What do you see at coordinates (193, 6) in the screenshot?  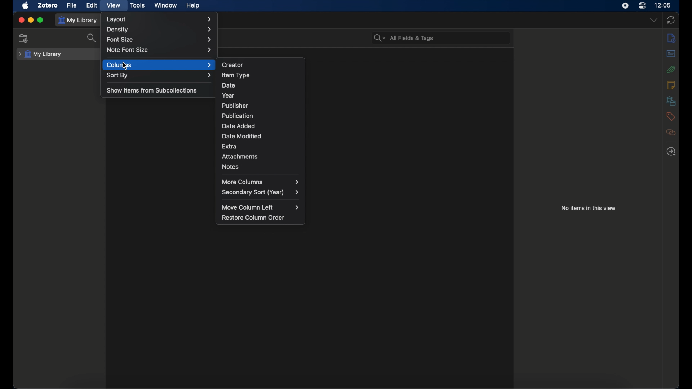 I see `help` at bounding box center [193, 6].